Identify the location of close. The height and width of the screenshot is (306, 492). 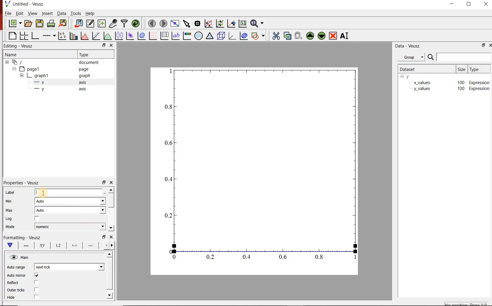
(112, 45).